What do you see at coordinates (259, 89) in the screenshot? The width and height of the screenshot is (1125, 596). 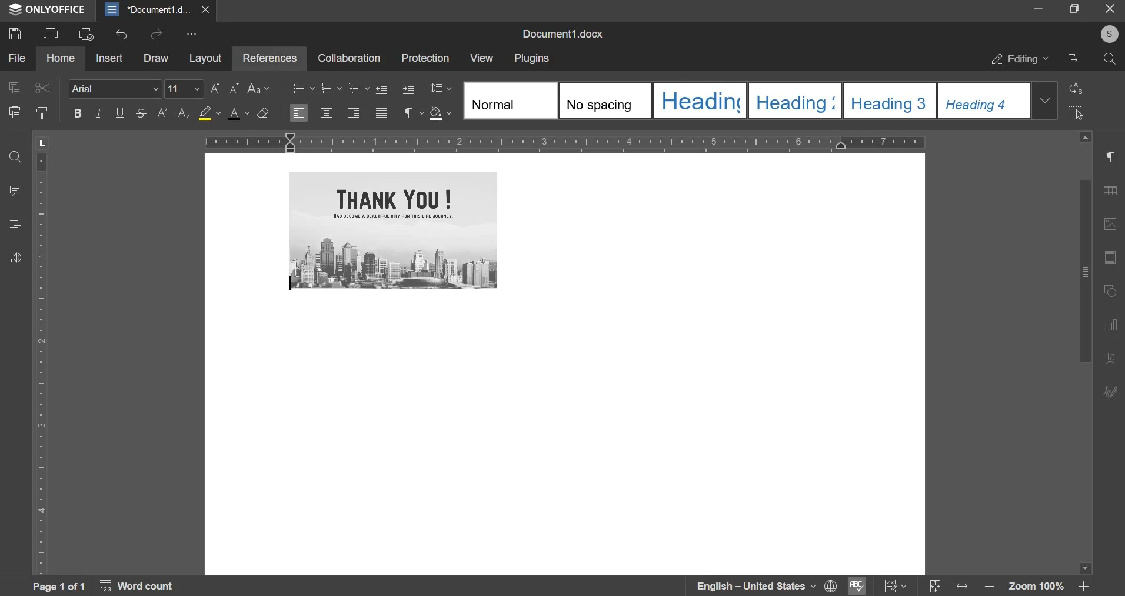 I see `change case` at bounding box center [259, 89].